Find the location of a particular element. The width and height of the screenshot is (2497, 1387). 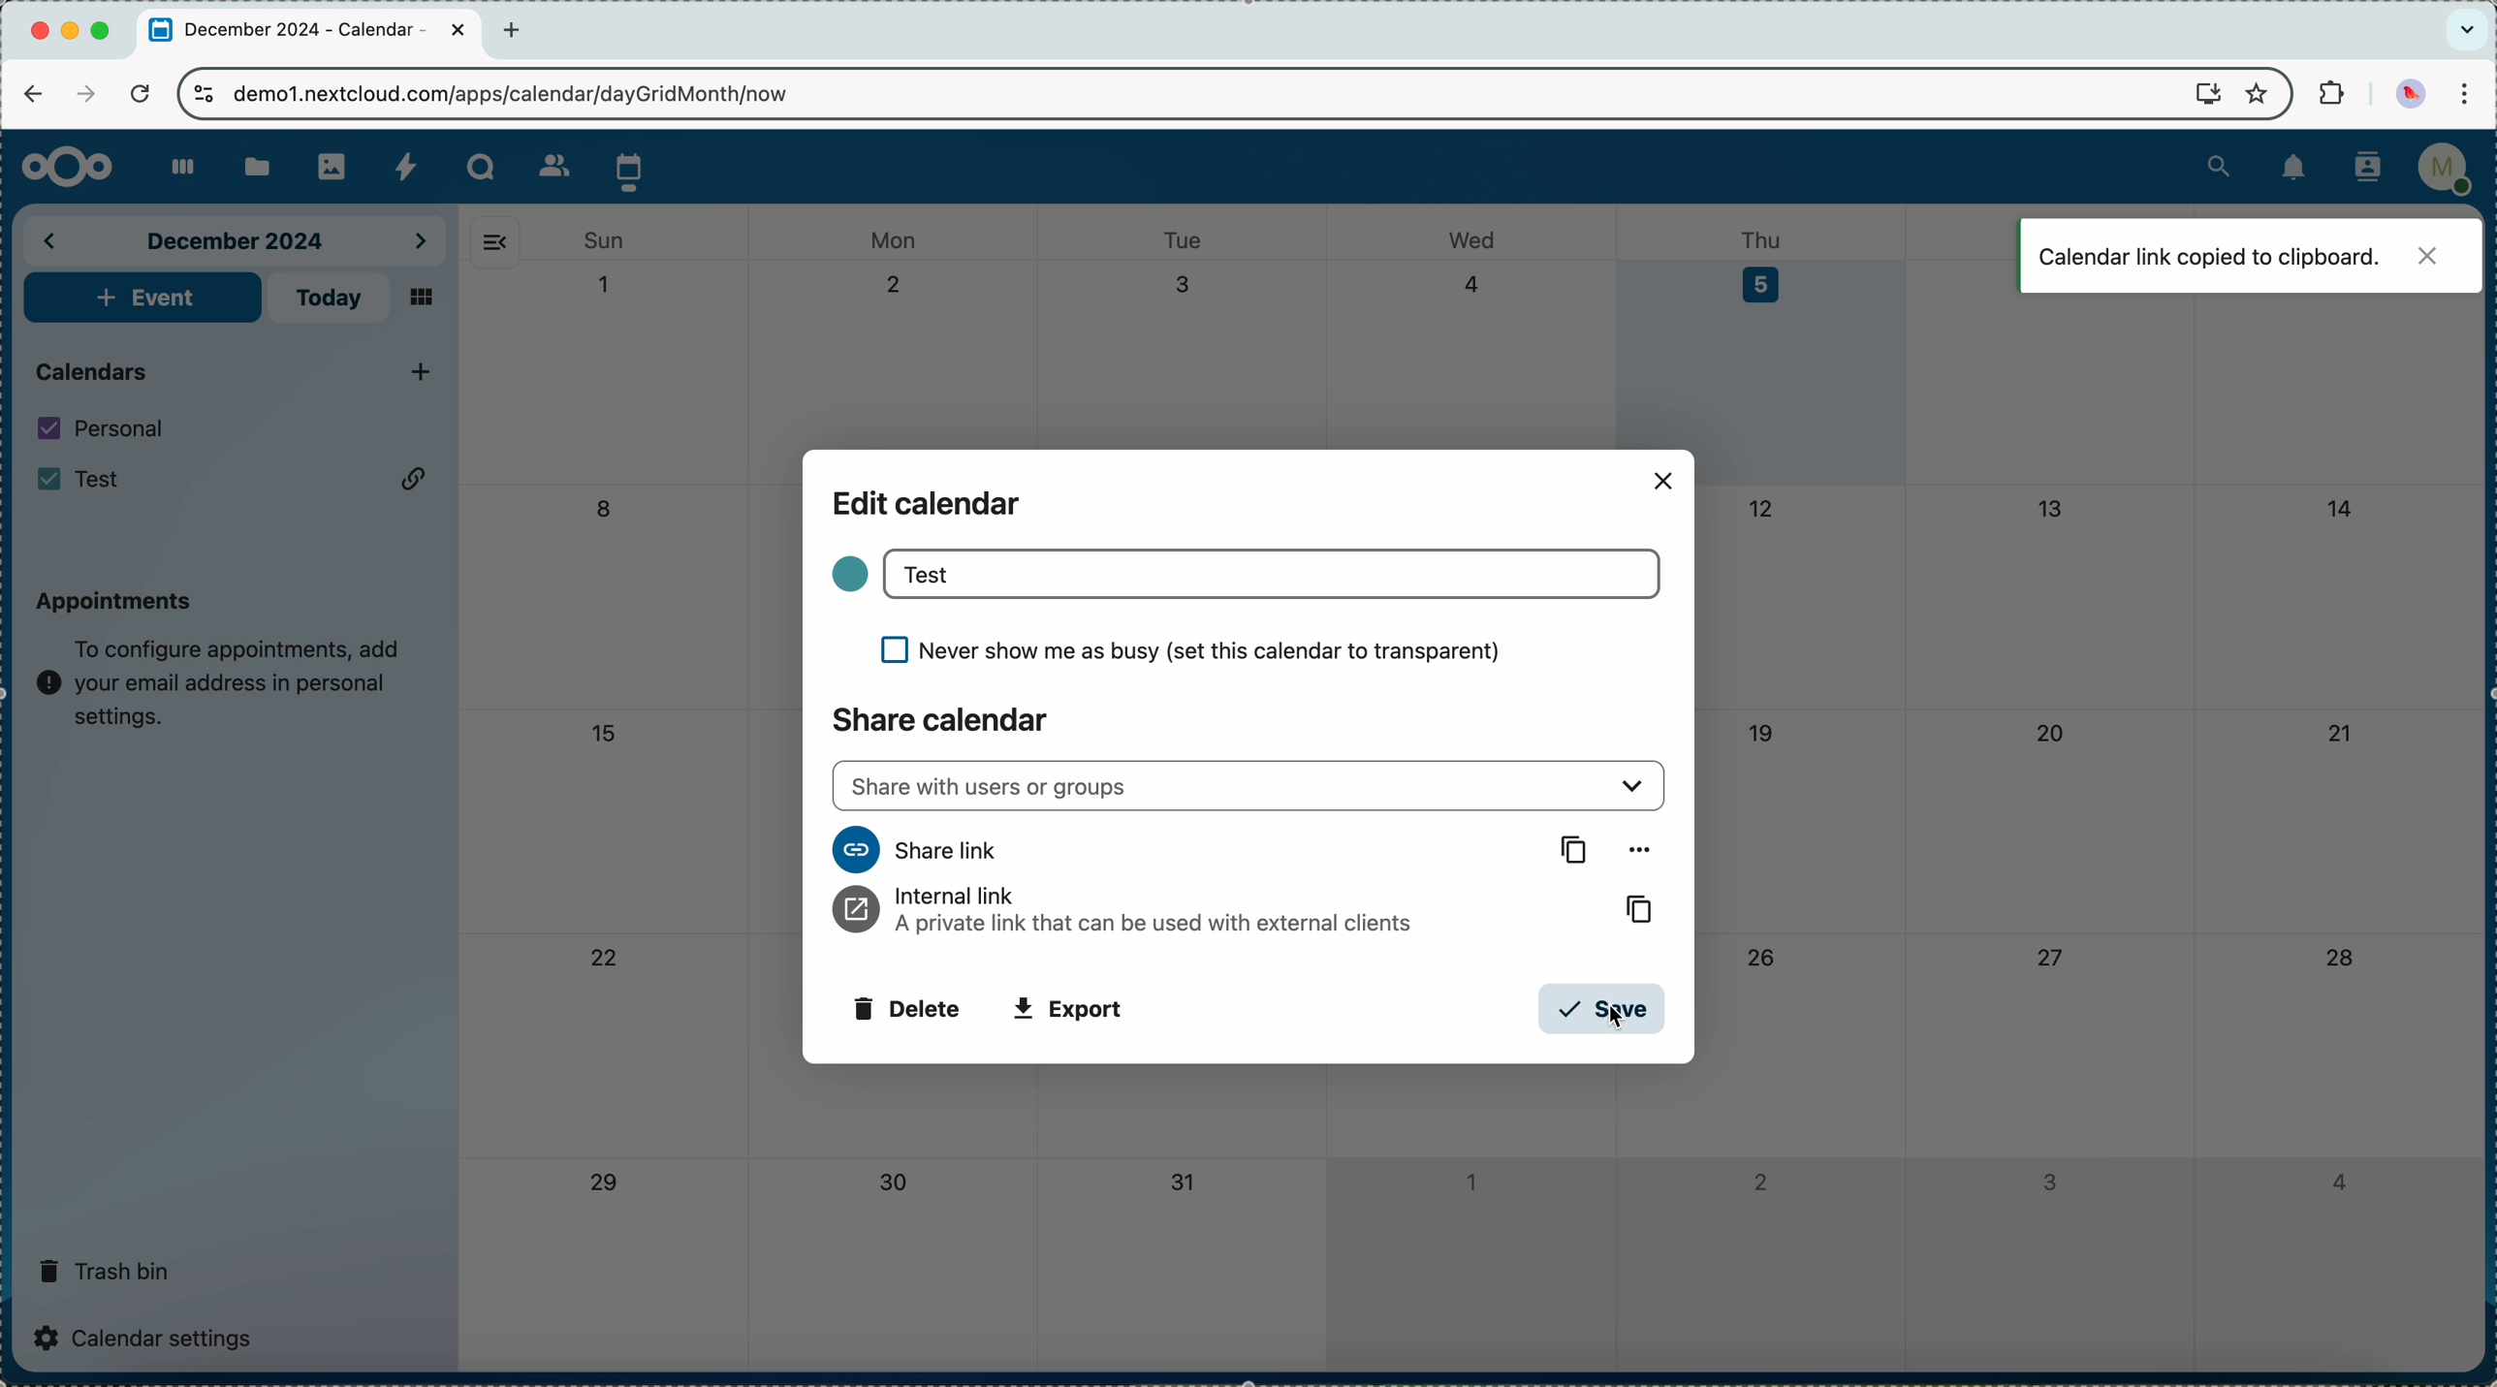

22 is located at coordinates (606, 961).